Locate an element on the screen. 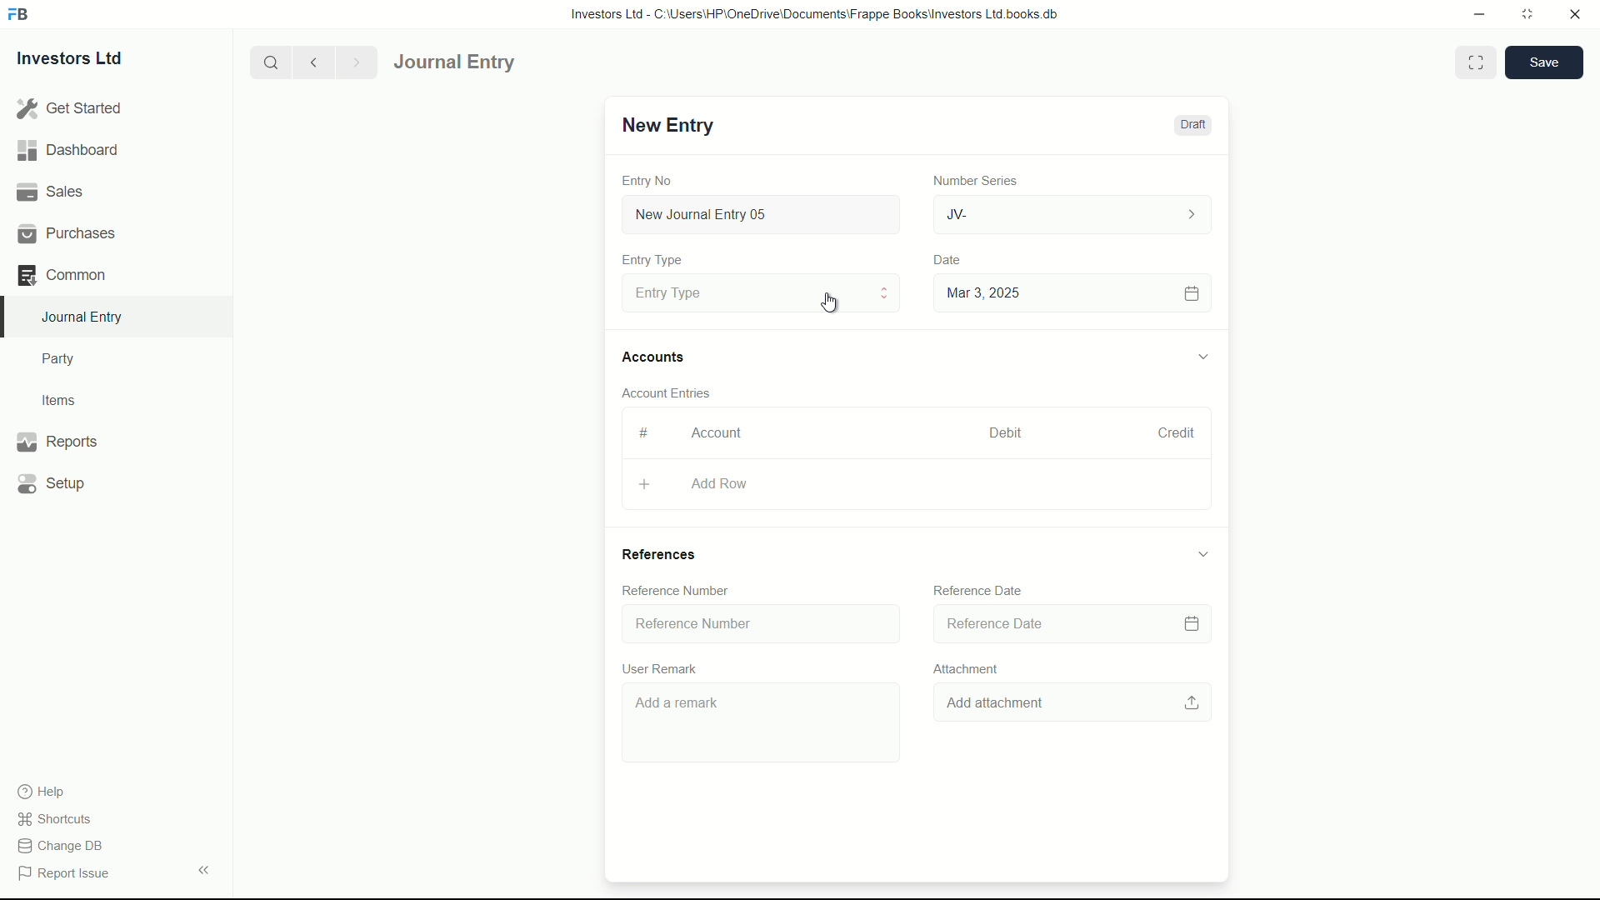  shortcuts is located at coordinates (58, 819).